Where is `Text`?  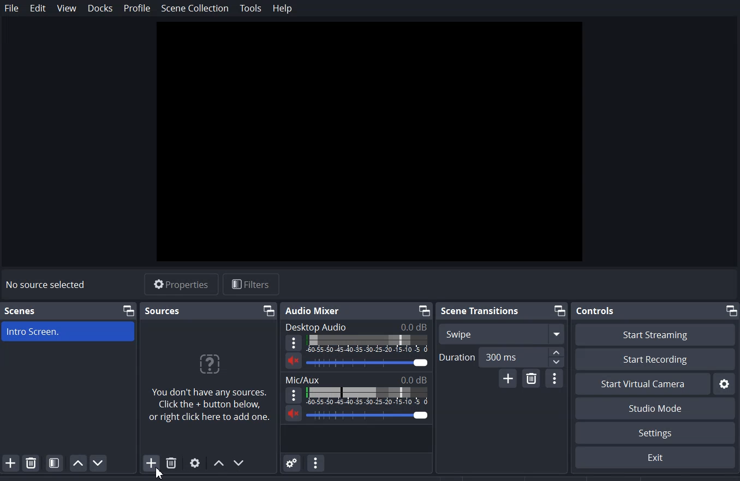
Text is located at coordinates (355, 327).